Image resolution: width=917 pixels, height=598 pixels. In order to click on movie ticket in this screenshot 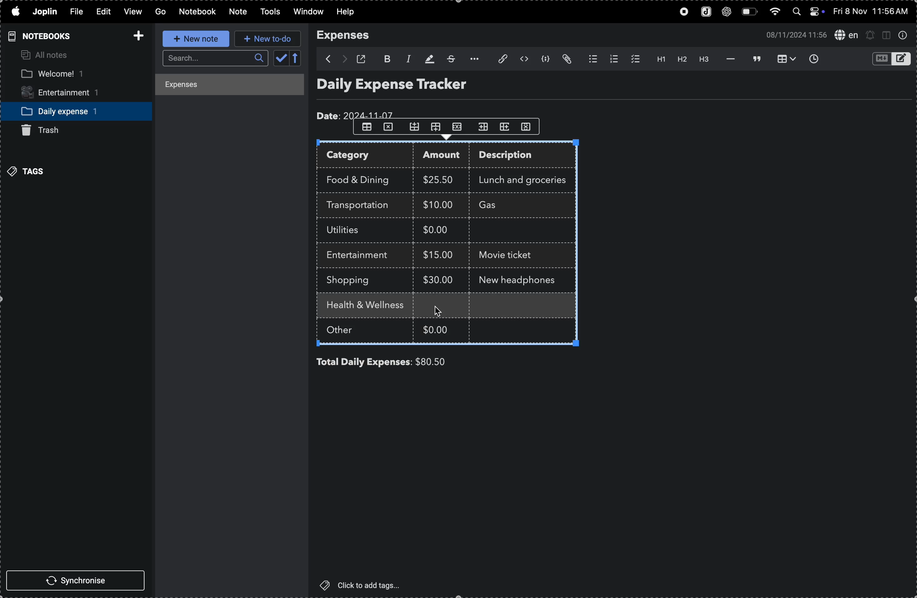, I will do `click(509, 256)`.